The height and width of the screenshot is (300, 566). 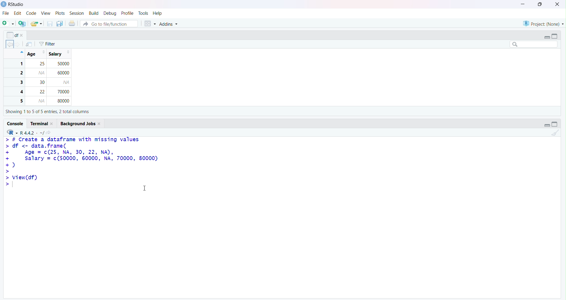 What do you see at coordinates (111, 13) in the screenshot?
I see `Debug` at bounding box center [111, 13].